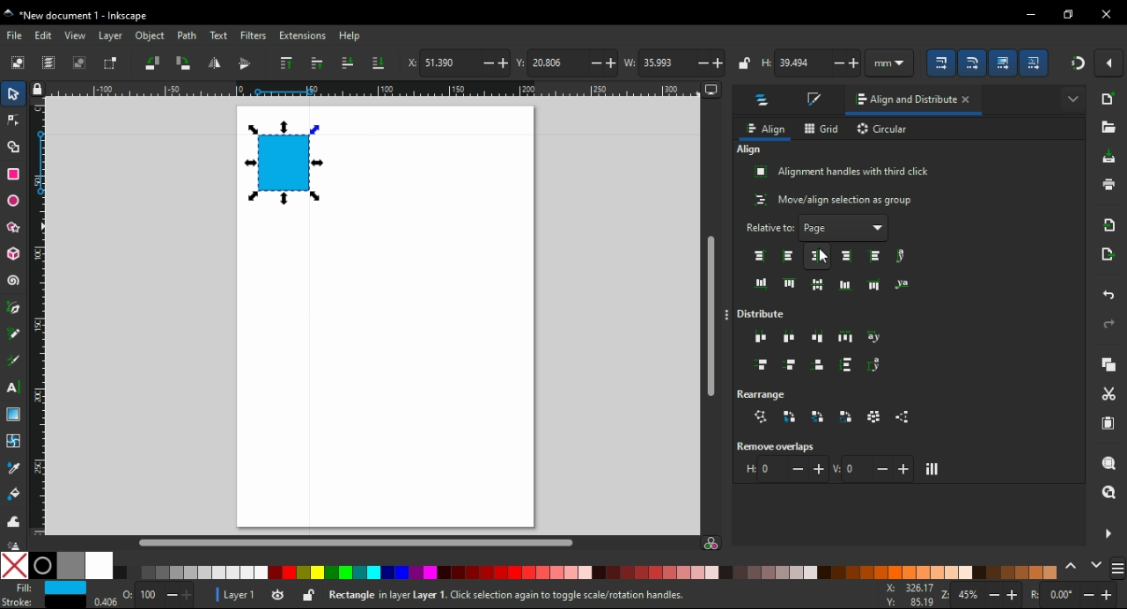 The height and width of the screenshot is (609, 1127). Describe the element at coordinates (816, 100) in the screenshot. I see `fill and stroke` at that location.